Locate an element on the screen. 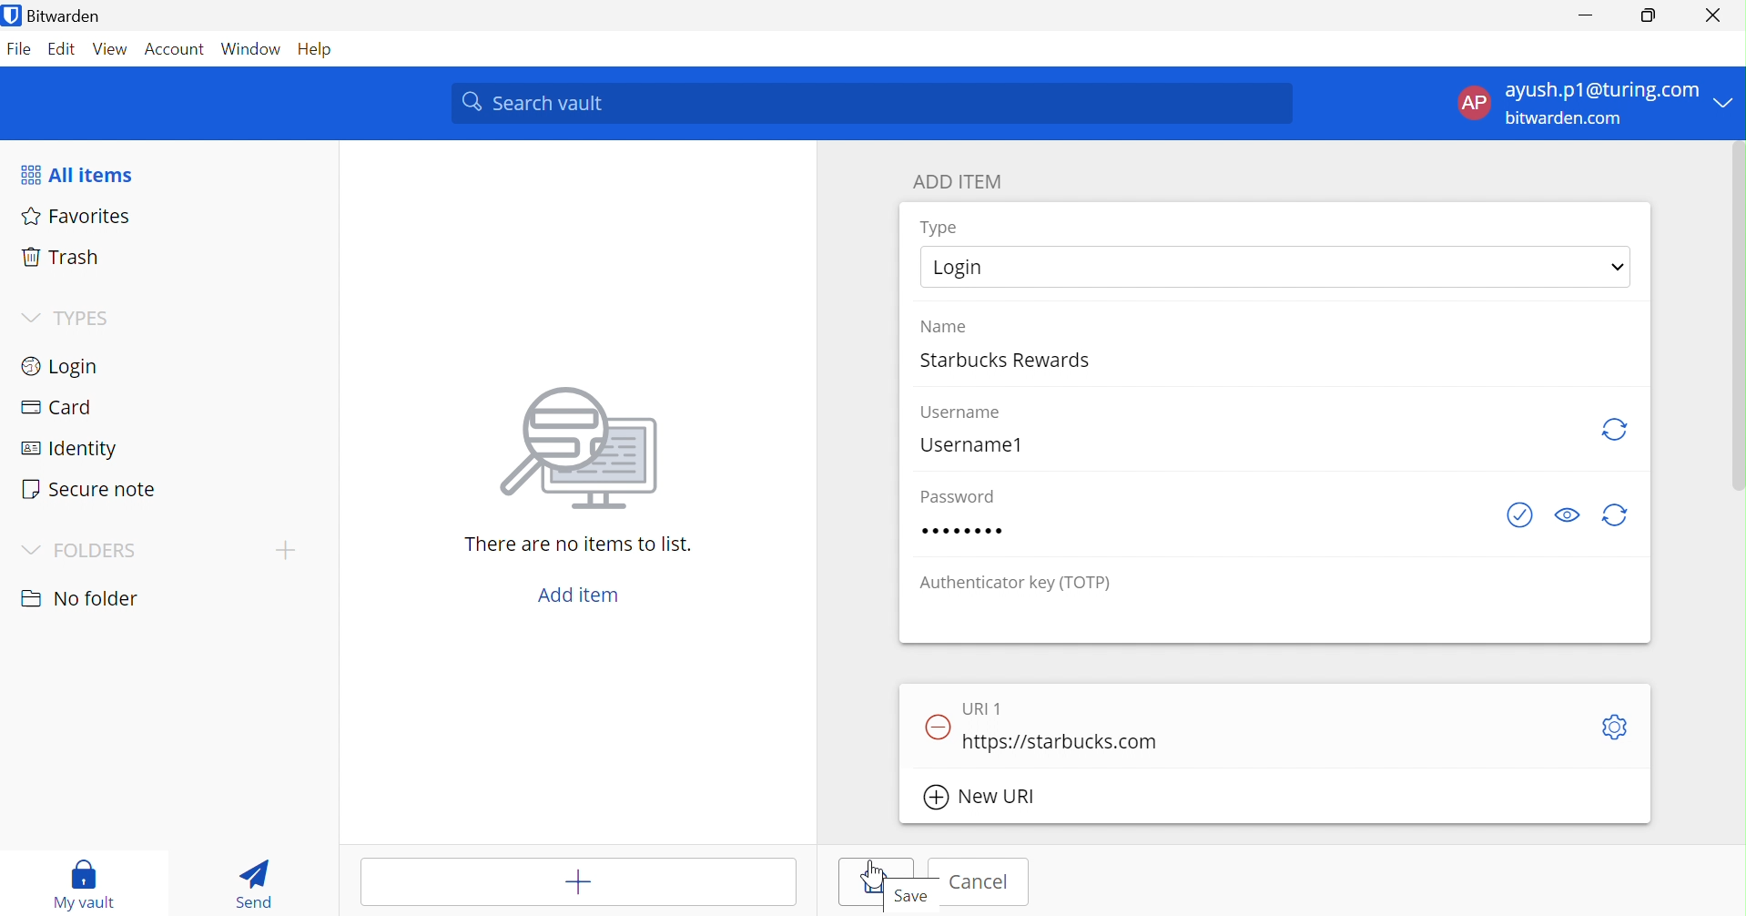  Edit is located at coordinates (64, 51).